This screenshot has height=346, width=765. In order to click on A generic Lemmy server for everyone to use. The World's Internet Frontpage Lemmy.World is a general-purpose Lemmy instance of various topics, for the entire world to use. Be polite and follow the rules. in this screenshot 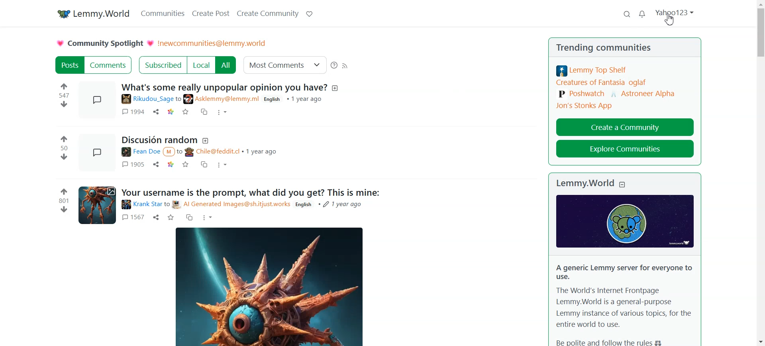, I will do `click(623, 303)`.